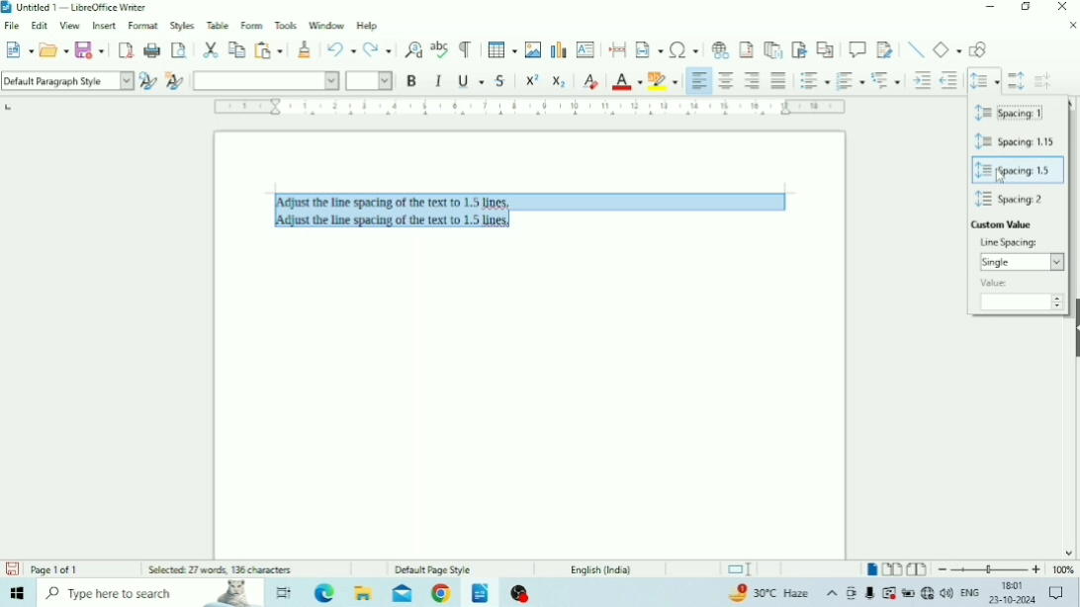  What do you see at coordinates (1055, 591) in the screenshot?
I see `Notifications` at bounding box center [1055, 591].